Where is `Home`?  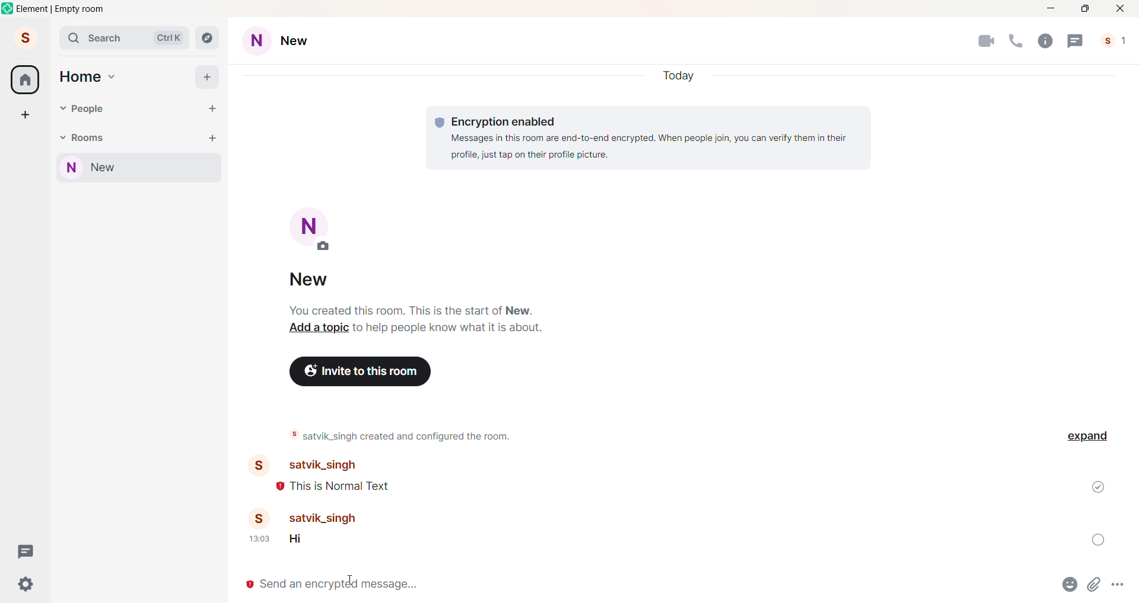 Home is located at coordinates (25, 79).